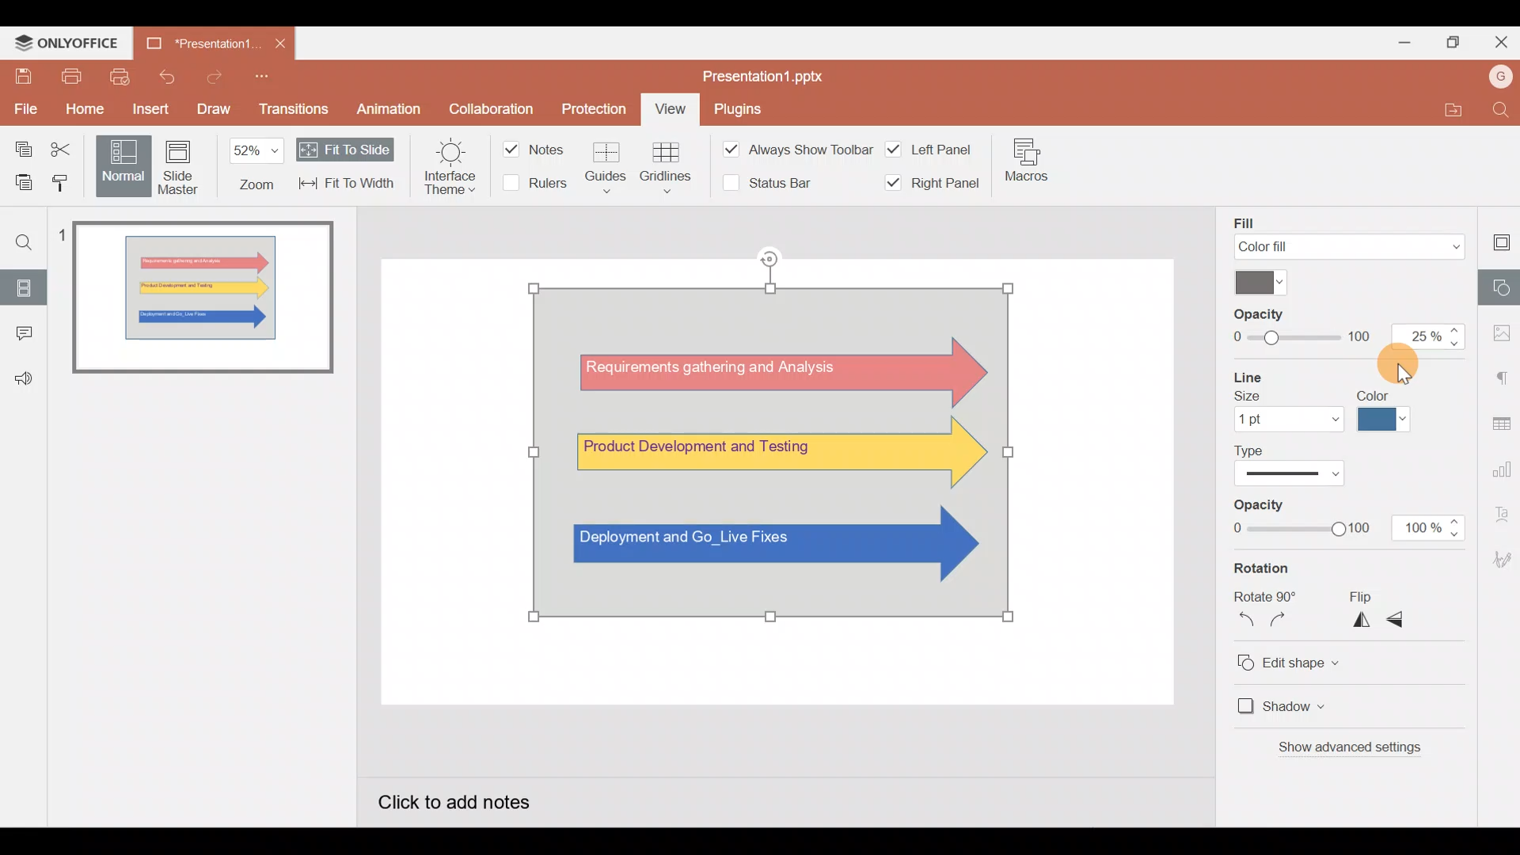  Describe the element at coordinates (204, 299) in the screenshot. I see `Slide 1` at that location.